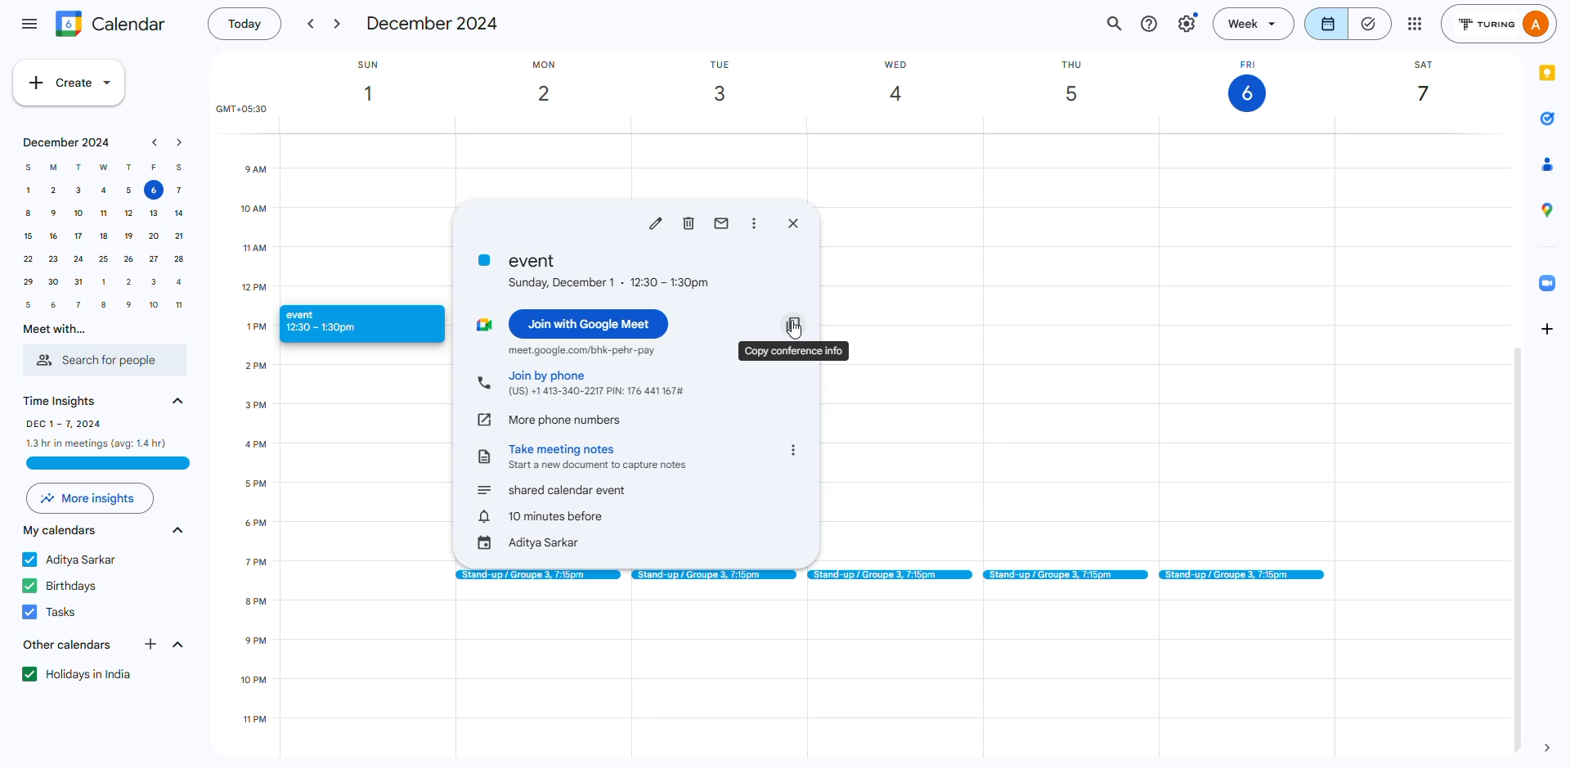 This screenshot has height=769, width=1570. Describe the element at coordinates (596, 382) in the screenshot. I see `join` at that location.